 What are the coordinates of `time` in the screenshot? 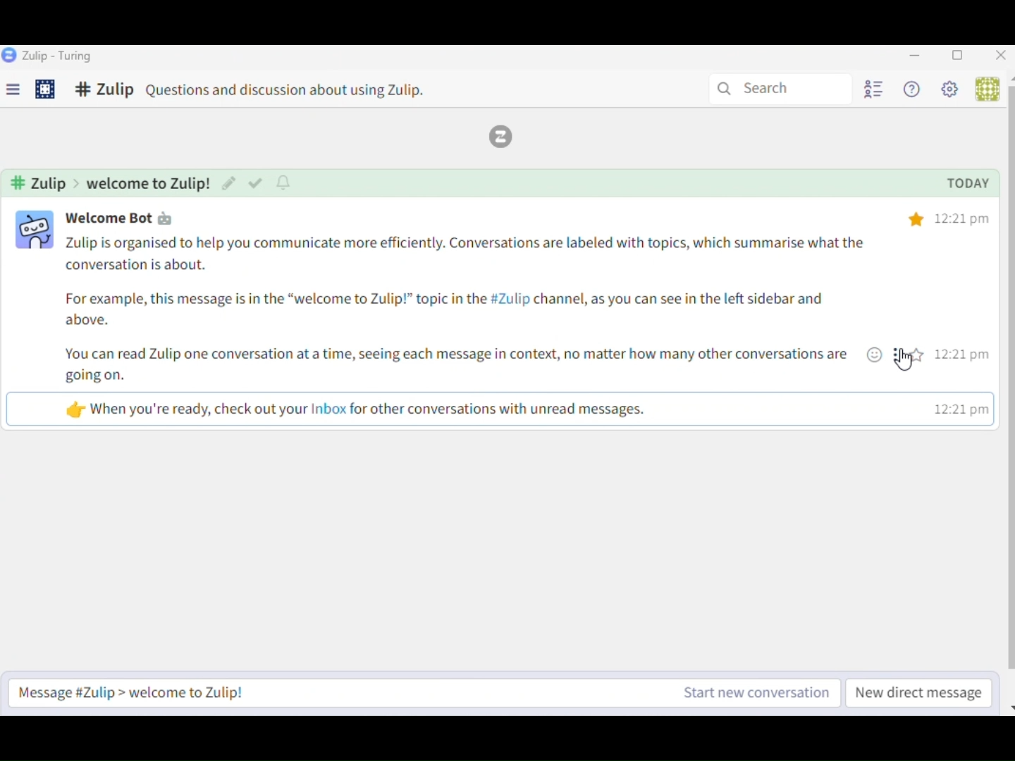 It's located at (964, 314).